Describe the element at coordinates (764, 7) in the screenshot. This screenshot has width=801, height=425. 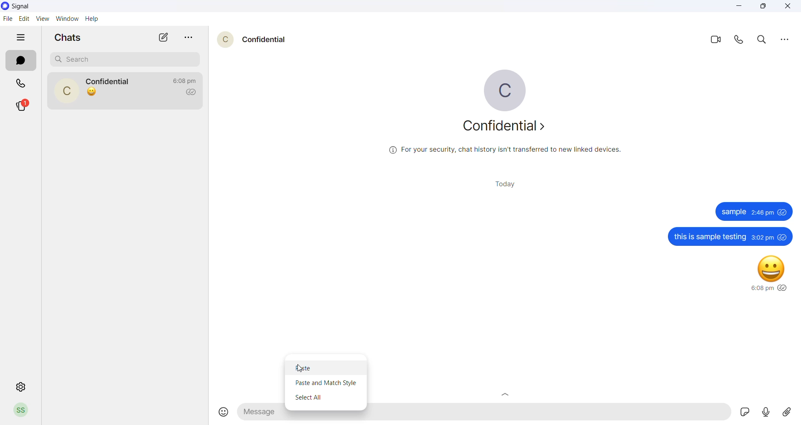
I see `maximize` at that location.